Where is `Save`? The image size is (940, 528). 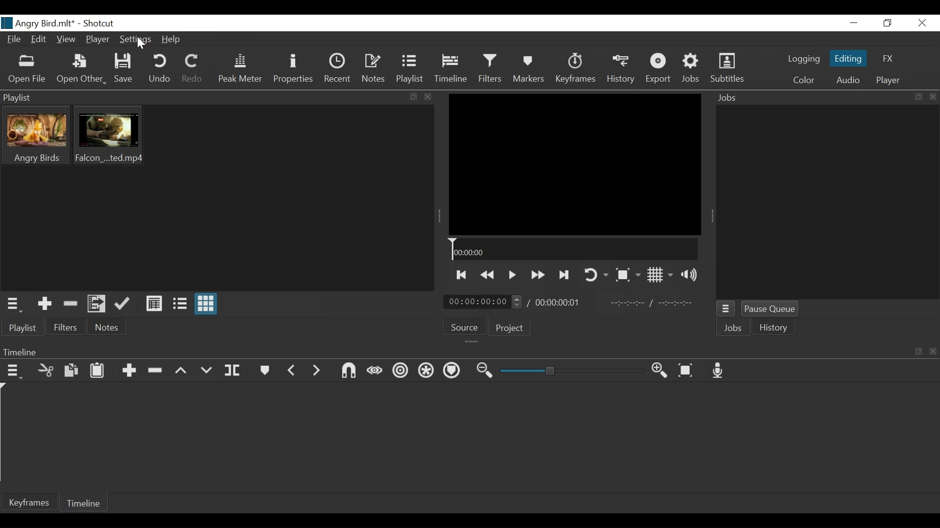
Save is located at coordinates (124, 70).